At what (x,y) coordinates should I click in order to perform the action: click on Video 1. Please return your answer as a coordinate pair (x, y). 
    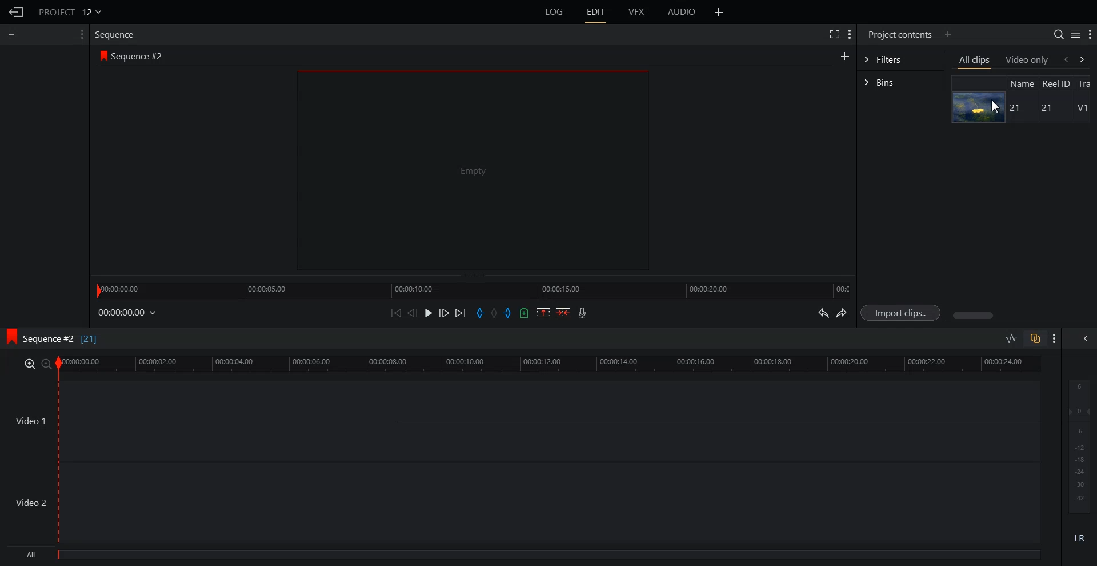
    Looking at the image, I should click on (521, 420).